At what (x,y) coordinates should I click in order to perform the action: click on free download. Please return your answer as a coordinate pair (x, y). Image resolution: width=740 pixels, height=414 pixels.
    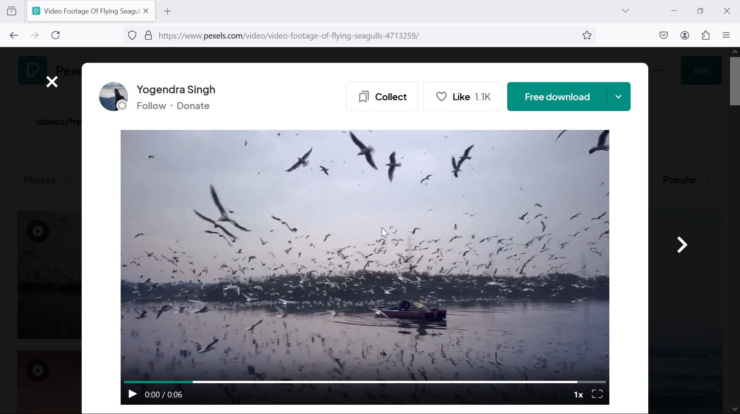
    Looking at the image, I should click on (569, 97).